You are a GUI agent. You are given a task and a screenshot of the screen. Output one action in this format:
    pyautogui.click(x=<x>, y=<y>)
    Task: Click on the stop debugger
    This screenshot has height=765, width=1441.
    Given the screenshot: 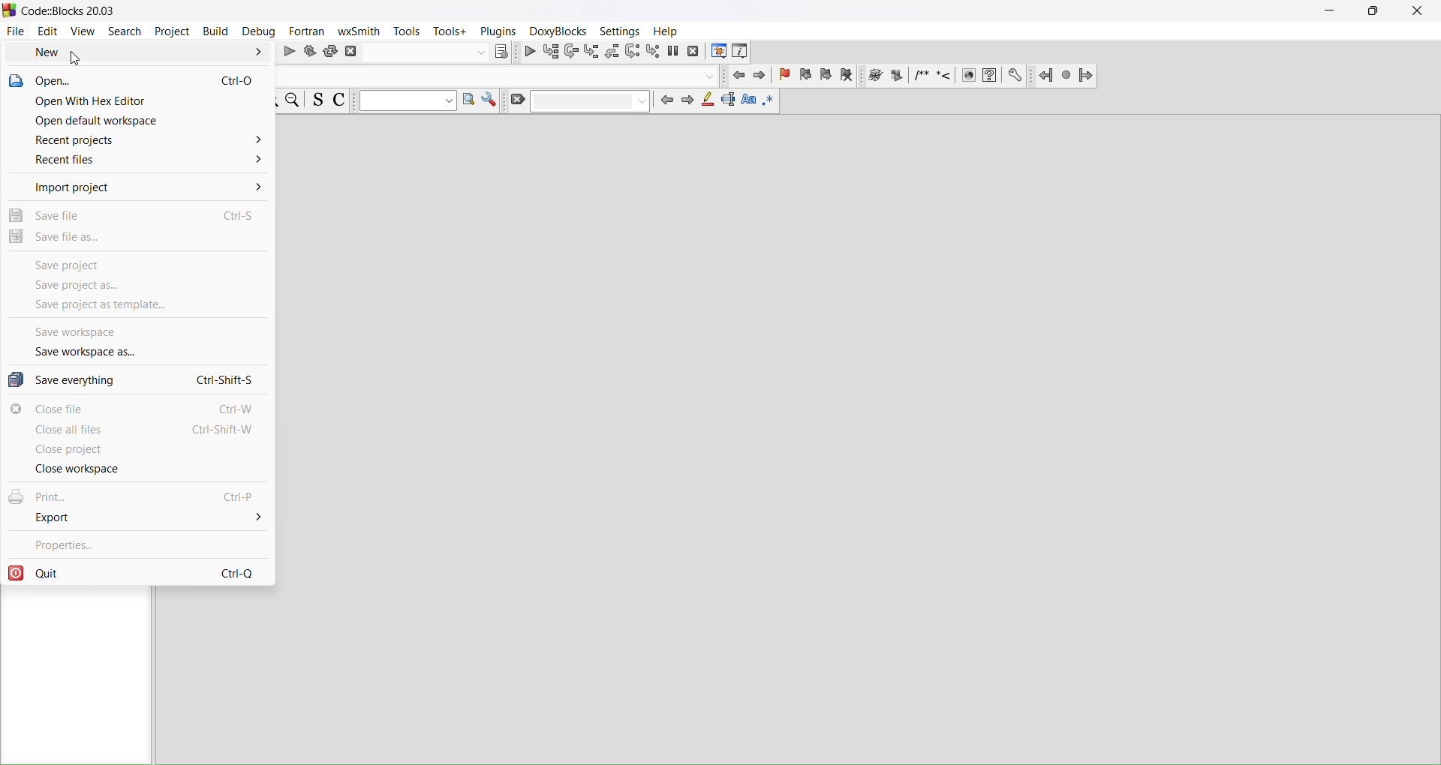 What is the action you would take?
    pyautogui.click(x=693, y=49)
    